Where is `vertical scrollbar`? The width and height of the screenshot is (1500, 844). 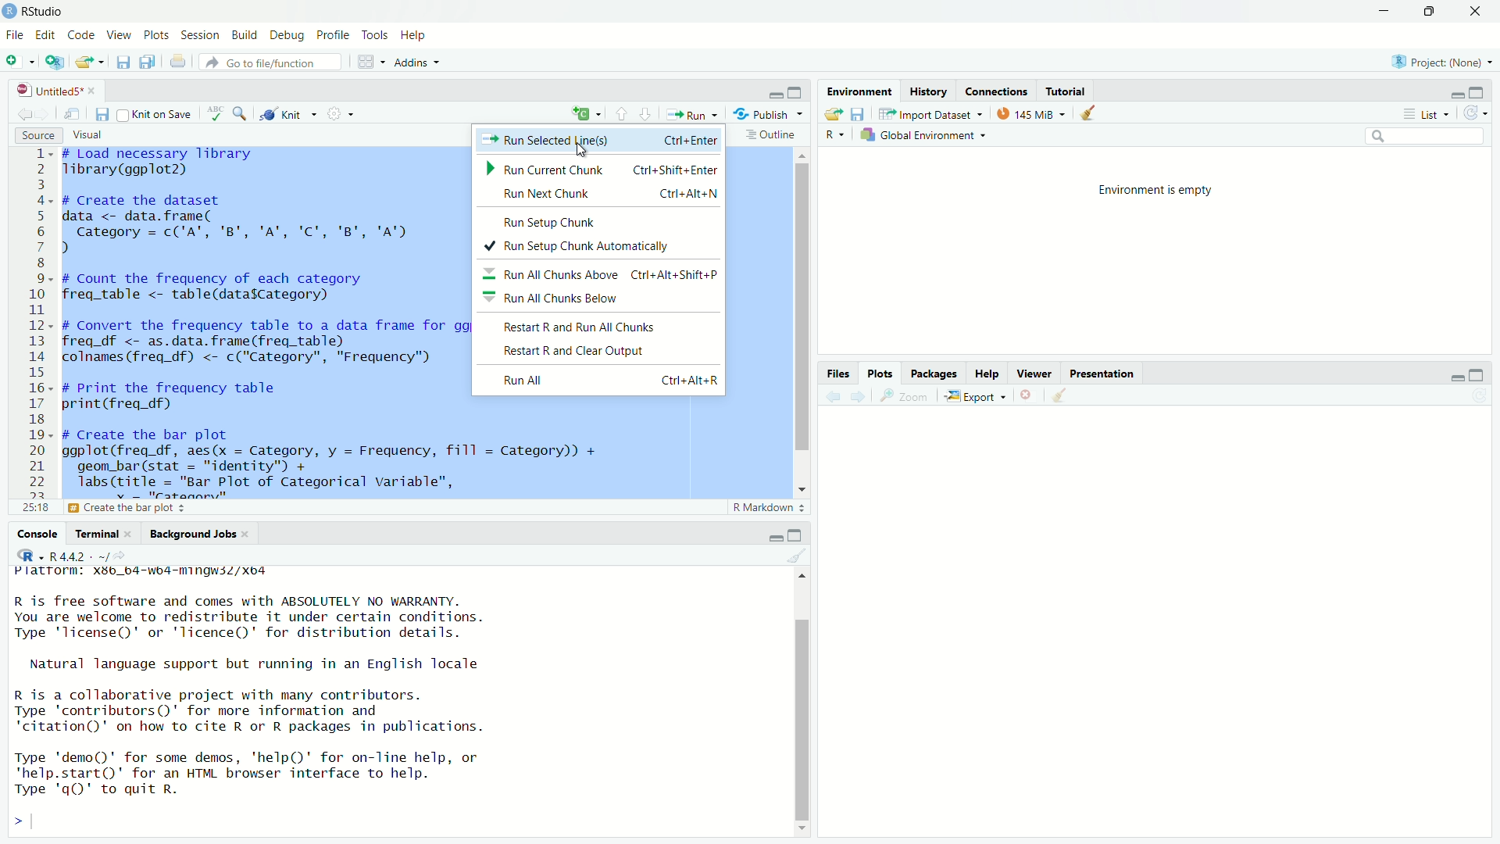
vertical scrollbar is located at coordinates (804, 306).